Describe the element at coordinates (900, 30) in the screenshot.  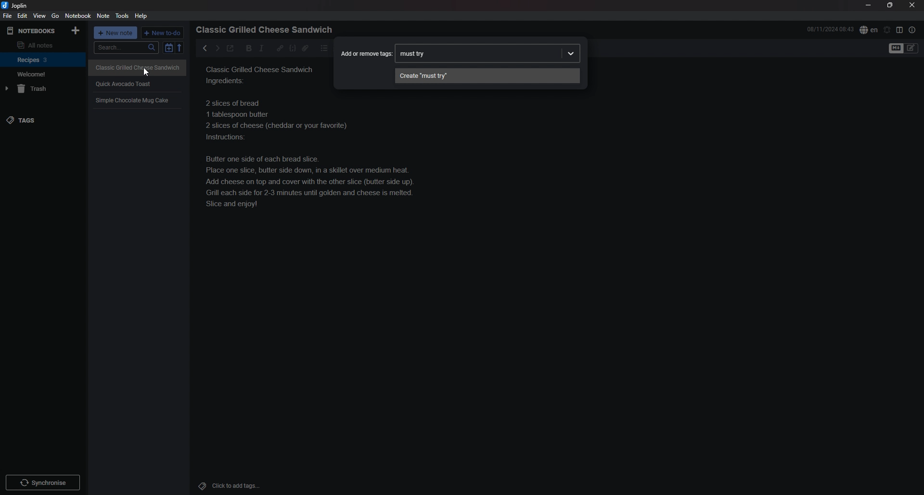
I see `toggle editor layout` at that location.